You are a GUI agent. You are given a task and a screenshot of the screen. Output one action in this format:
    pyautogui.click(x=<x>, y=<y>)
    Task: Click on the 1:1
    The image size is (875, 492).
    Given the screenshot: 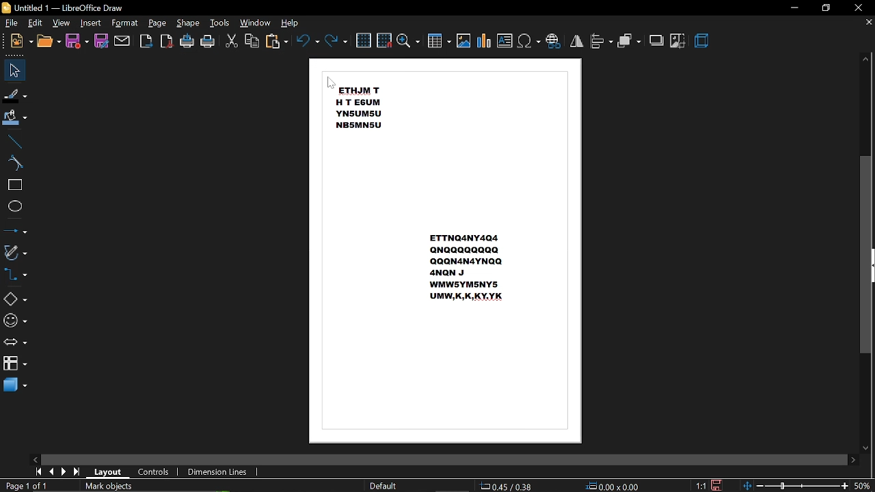 What is the action you would take?
    pyautogui.click(x=699, y=485)
    